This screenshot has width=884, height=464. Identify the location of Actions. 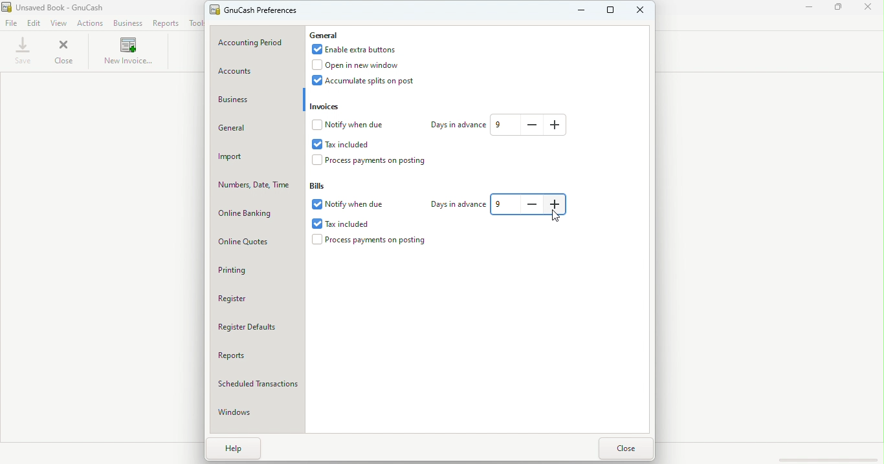
(93, 23).